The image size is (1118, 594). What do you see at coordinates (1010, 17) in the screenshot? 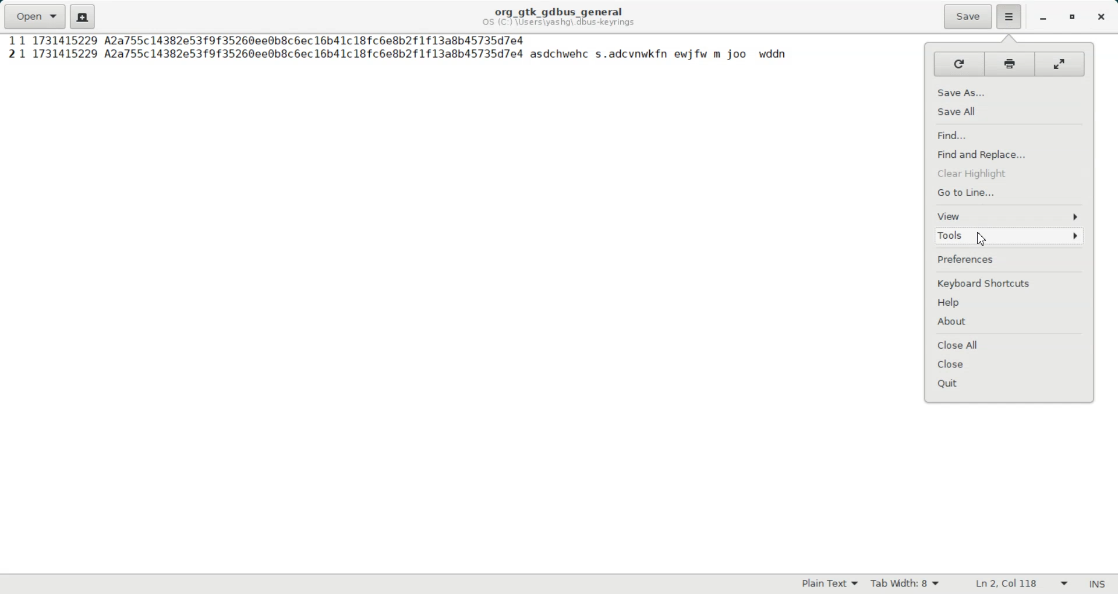
I see `Hamburger settings` at bounding box center [1010, 17].